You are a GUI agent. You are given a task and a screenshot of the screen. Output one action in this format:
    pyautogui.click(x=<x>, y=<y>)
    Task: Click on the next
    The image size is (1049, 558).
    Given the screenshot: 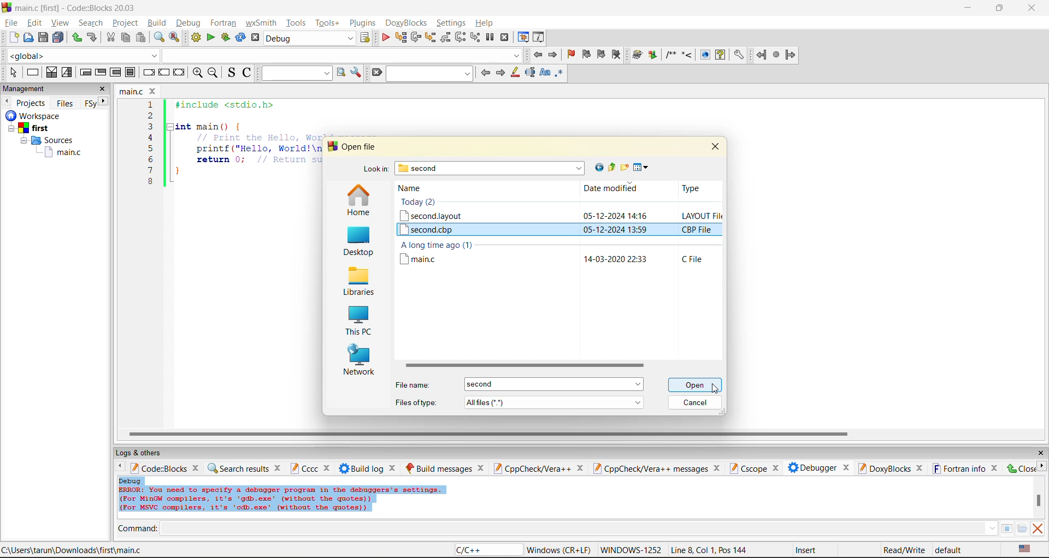 What is the action you would take?
    pyautogui.click(x=104, y=101)
    